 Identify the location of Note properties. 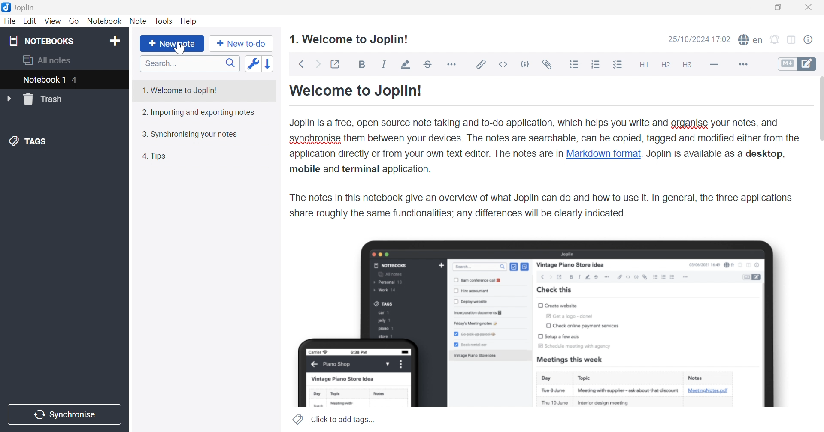
(813, 39).